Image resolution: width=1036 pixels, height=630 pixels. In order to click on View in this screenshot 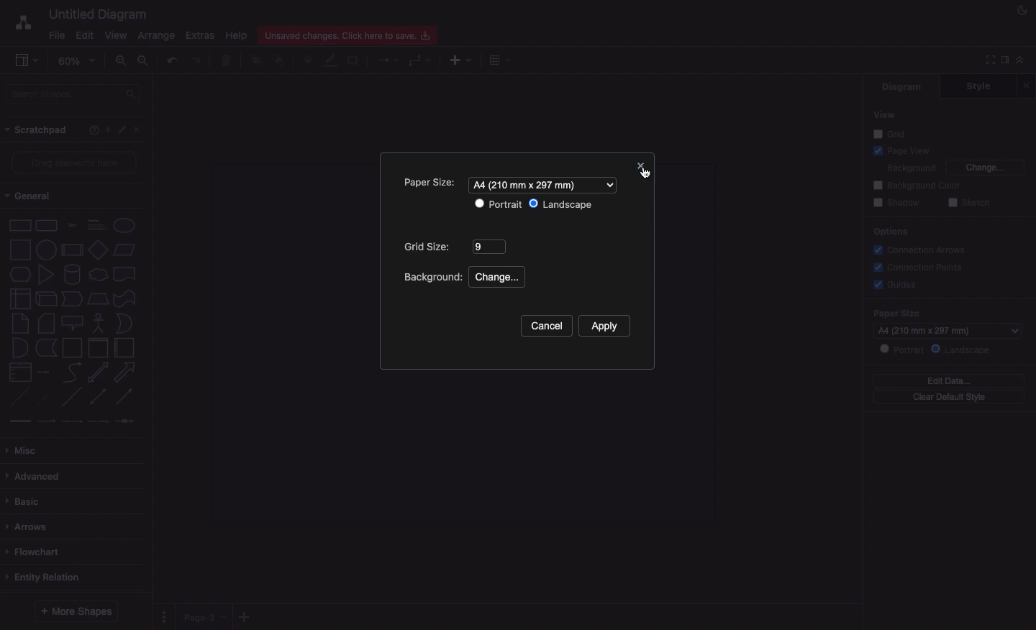, I will do `click(116, 35)`.